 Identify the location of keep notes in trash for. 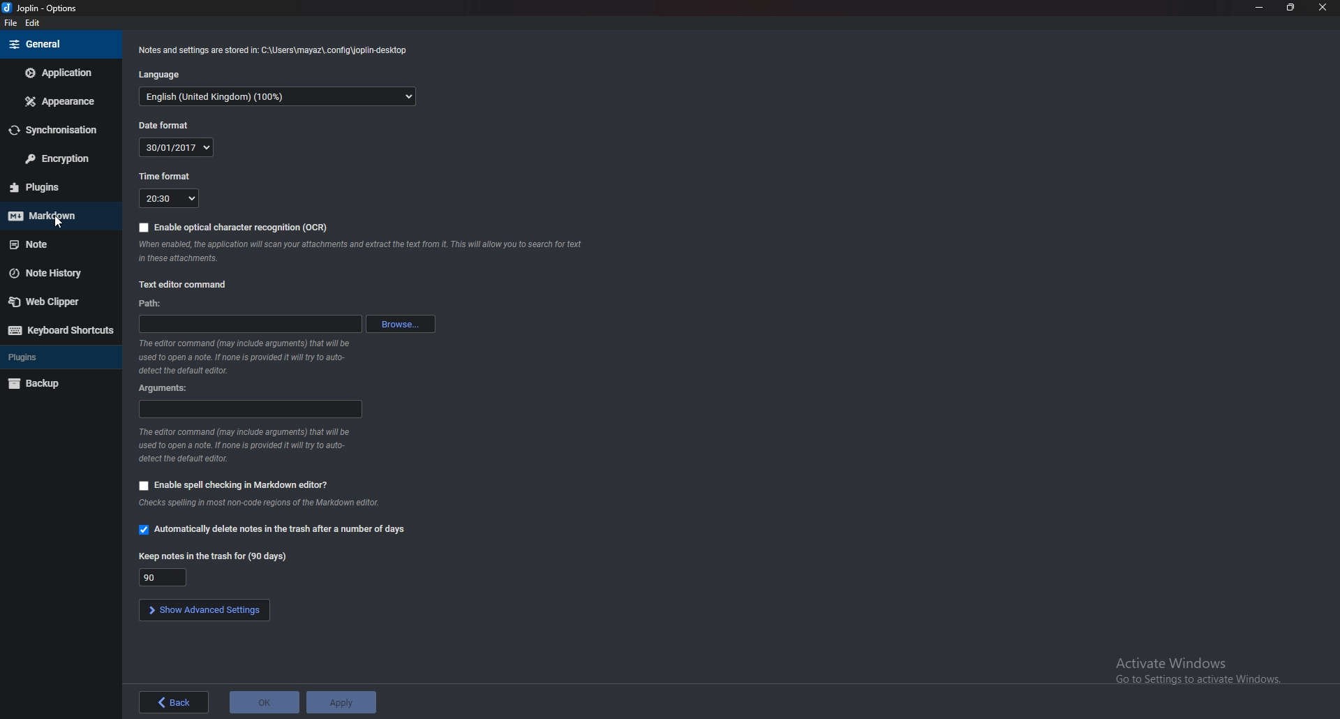
(211, 556).